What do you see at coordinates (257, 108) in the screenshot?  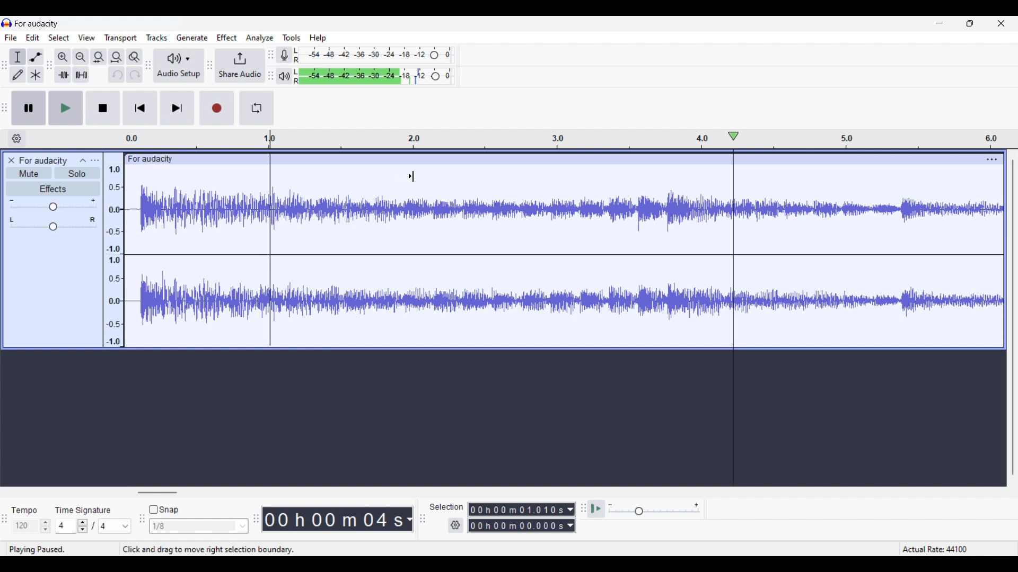 I see `Enable looping` at bounding box center [257, 108].